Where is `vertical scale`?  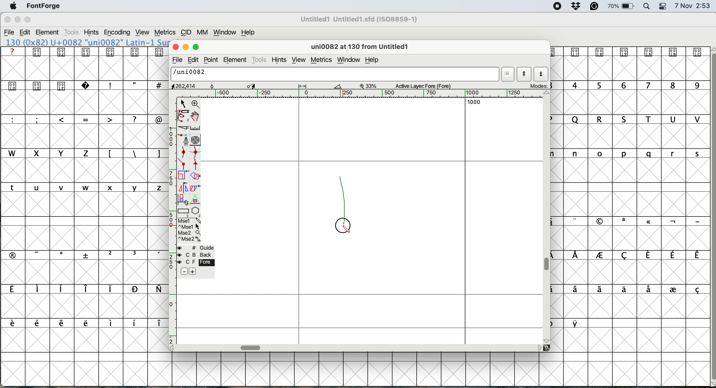
vertical scale is located at coordinates (171, 220).